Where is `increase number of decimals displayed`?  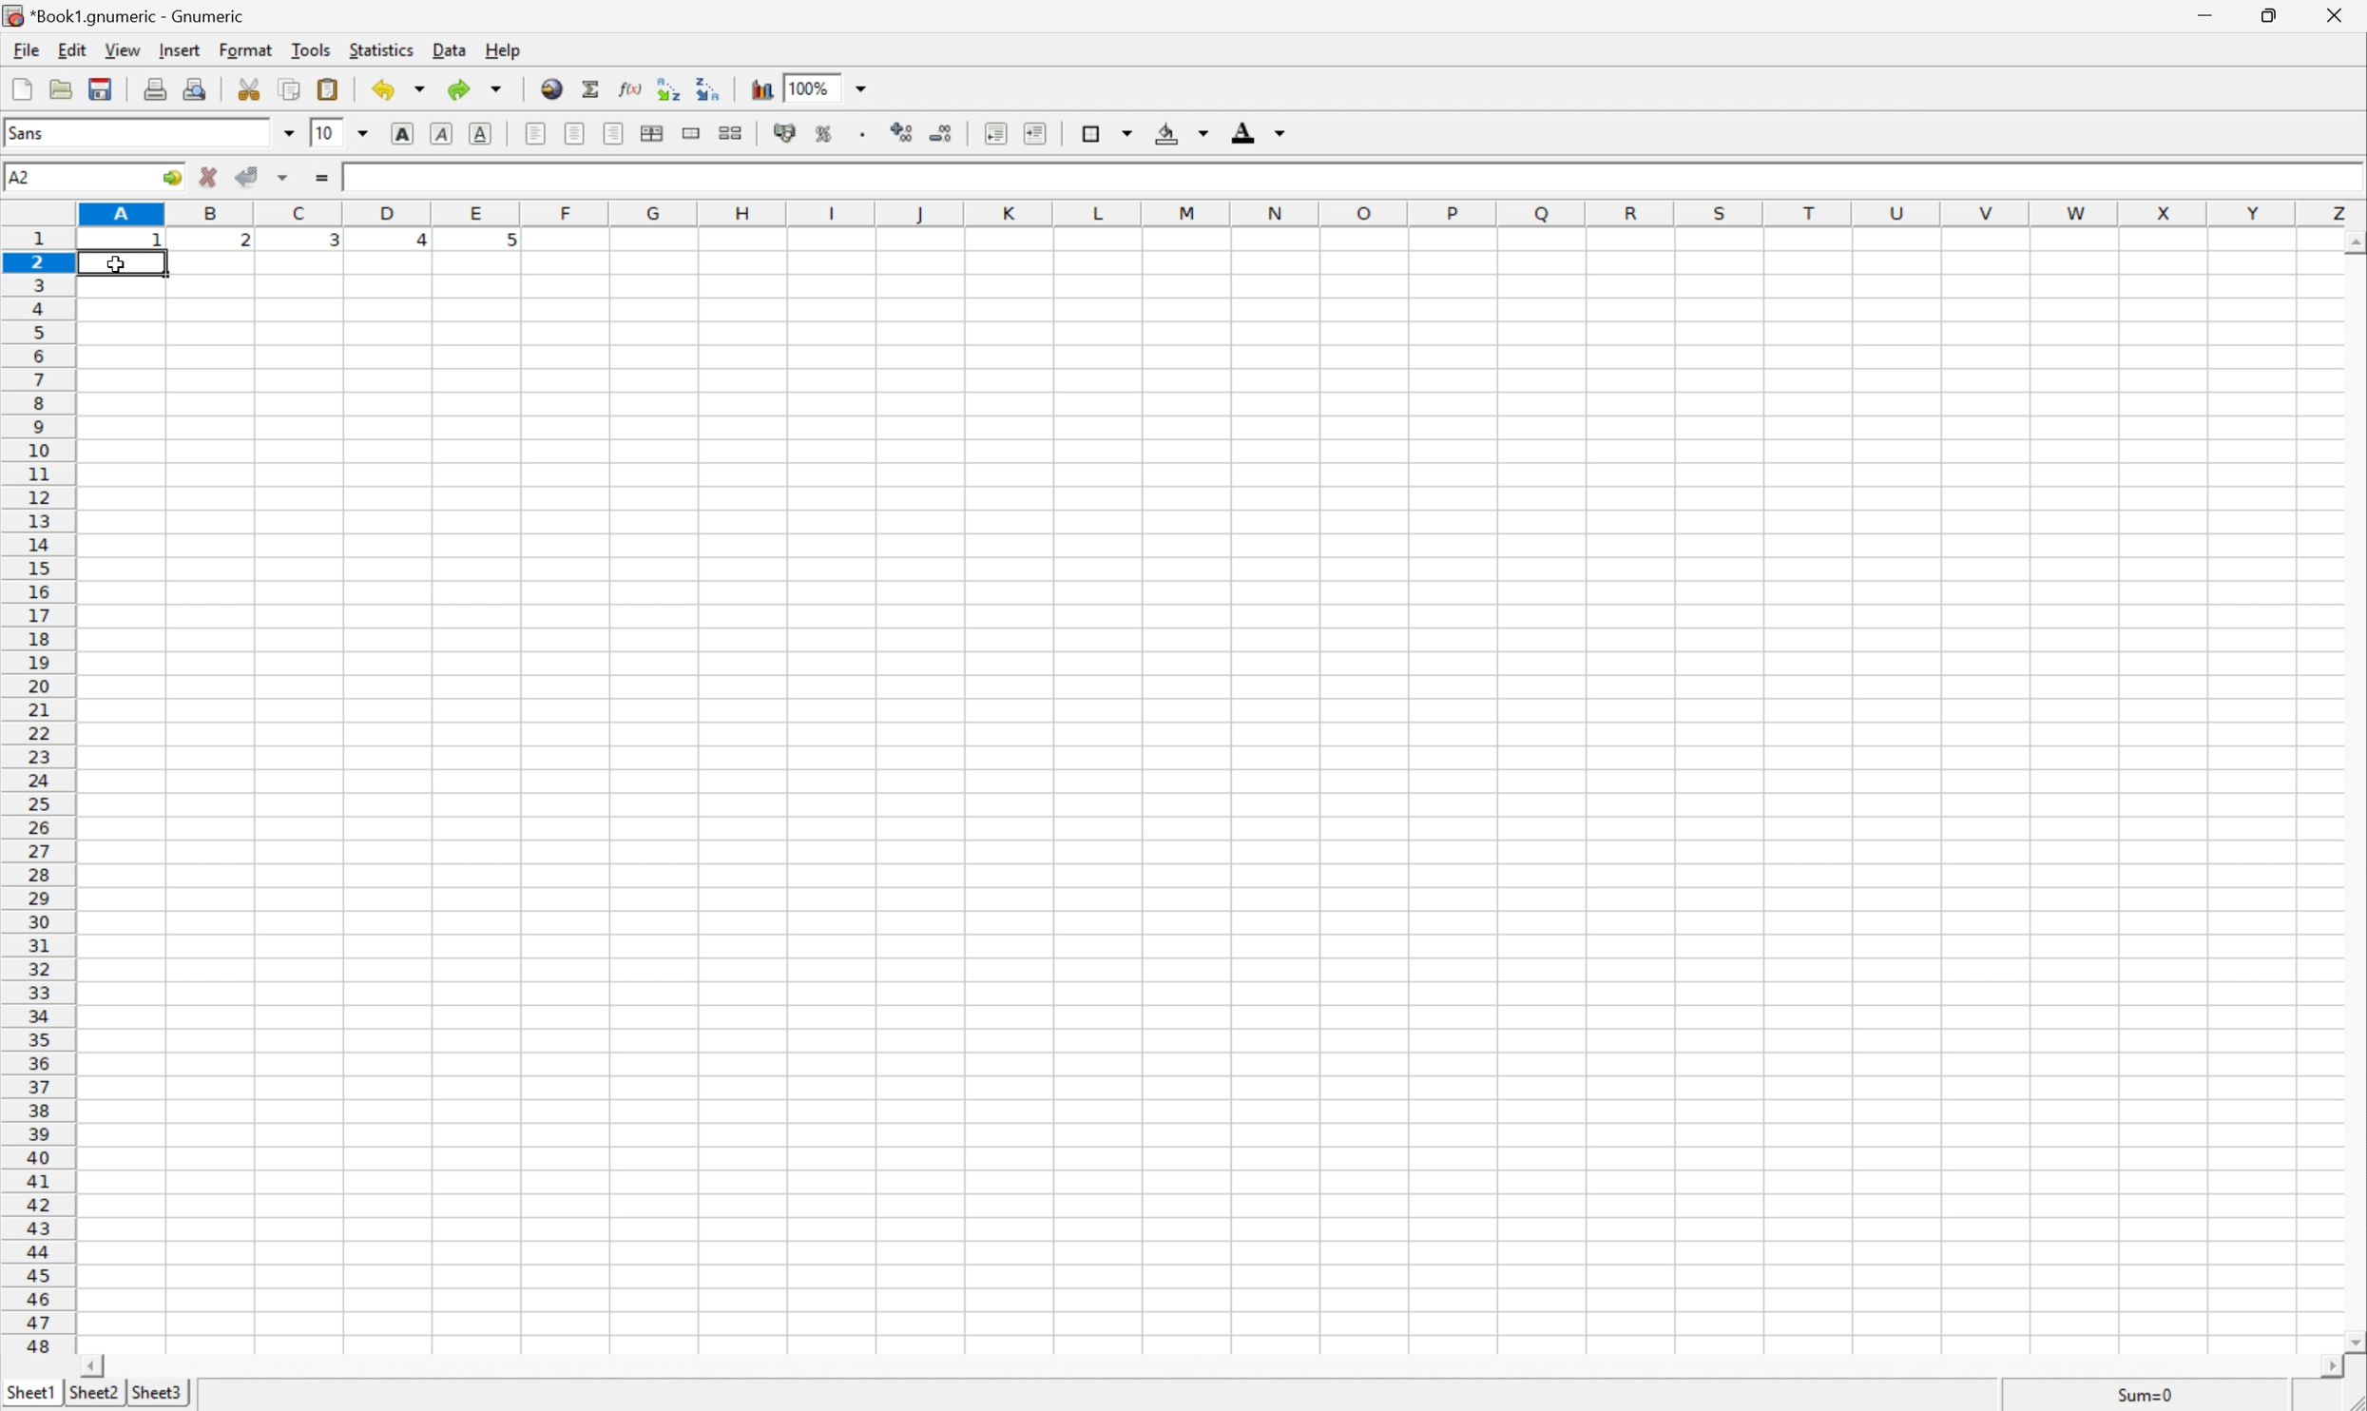
increase number of decimals displayed is located at coordinates (904, 133).